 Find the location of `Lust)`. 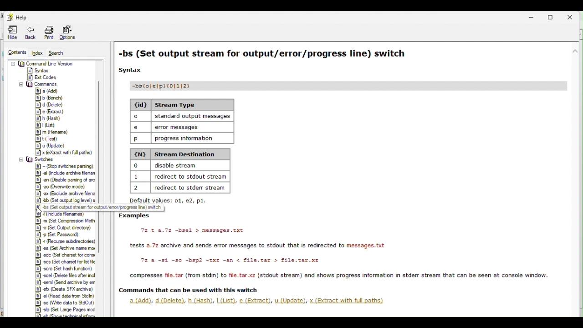

Lust) is located at coordinates (226, 301).